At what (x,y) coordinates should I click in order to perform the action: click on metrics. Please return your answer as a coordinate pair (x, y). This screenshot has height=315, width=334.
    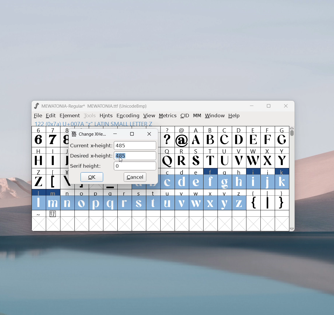
    Looking at the image, I should click on (168, 116).